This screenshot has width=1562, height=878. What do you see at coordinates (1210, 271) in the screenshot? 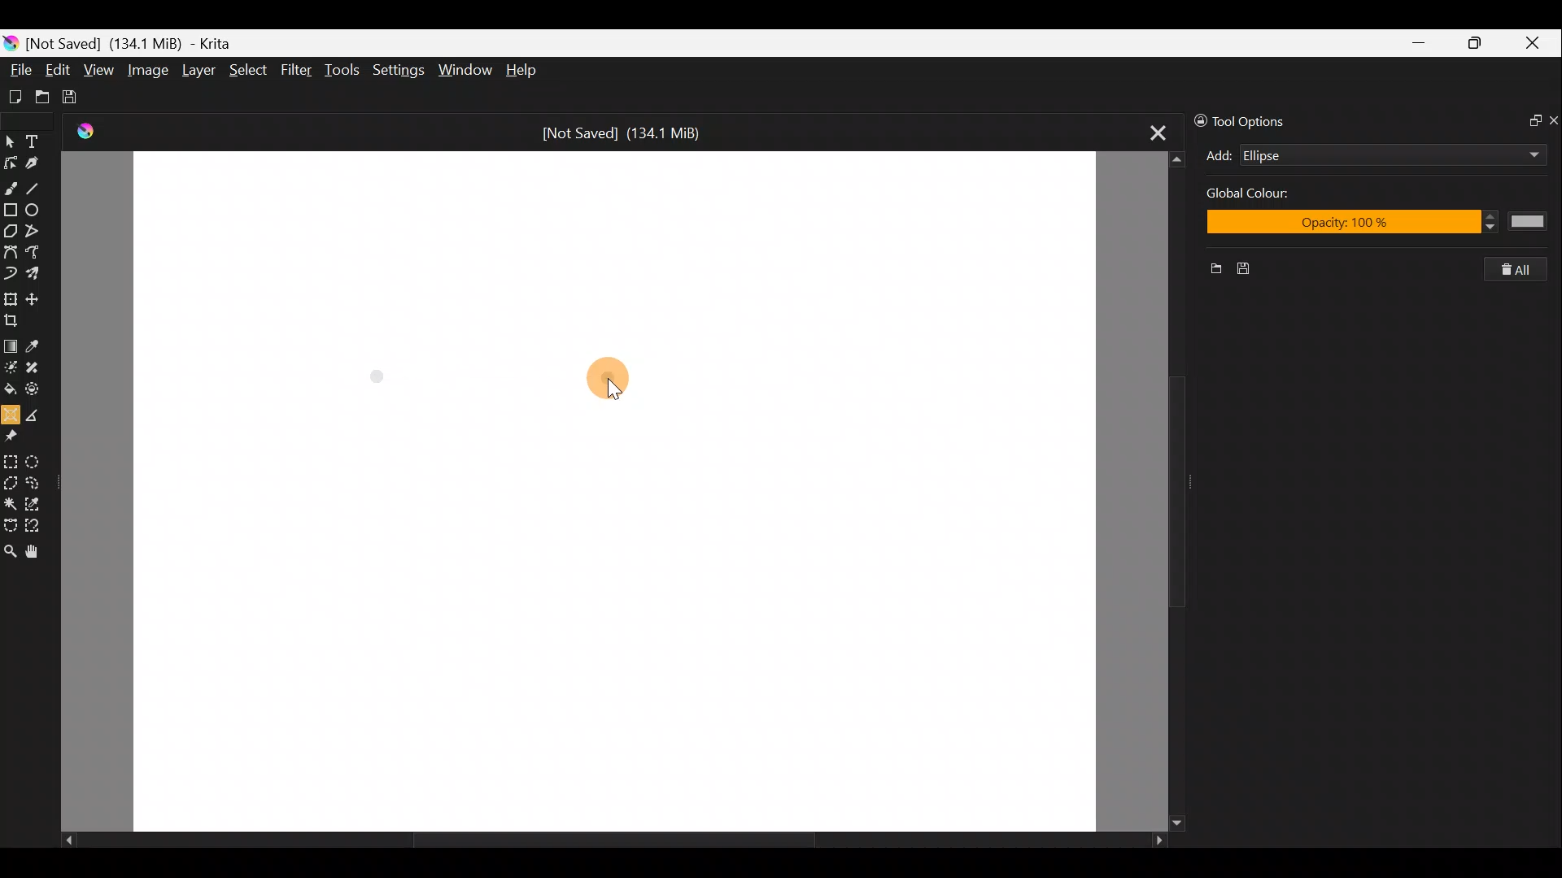
I see `New` at bounding box center [1210, 271].